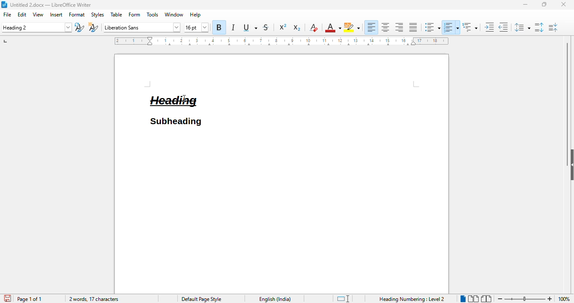  I want to click on font size, so click(197, 28).